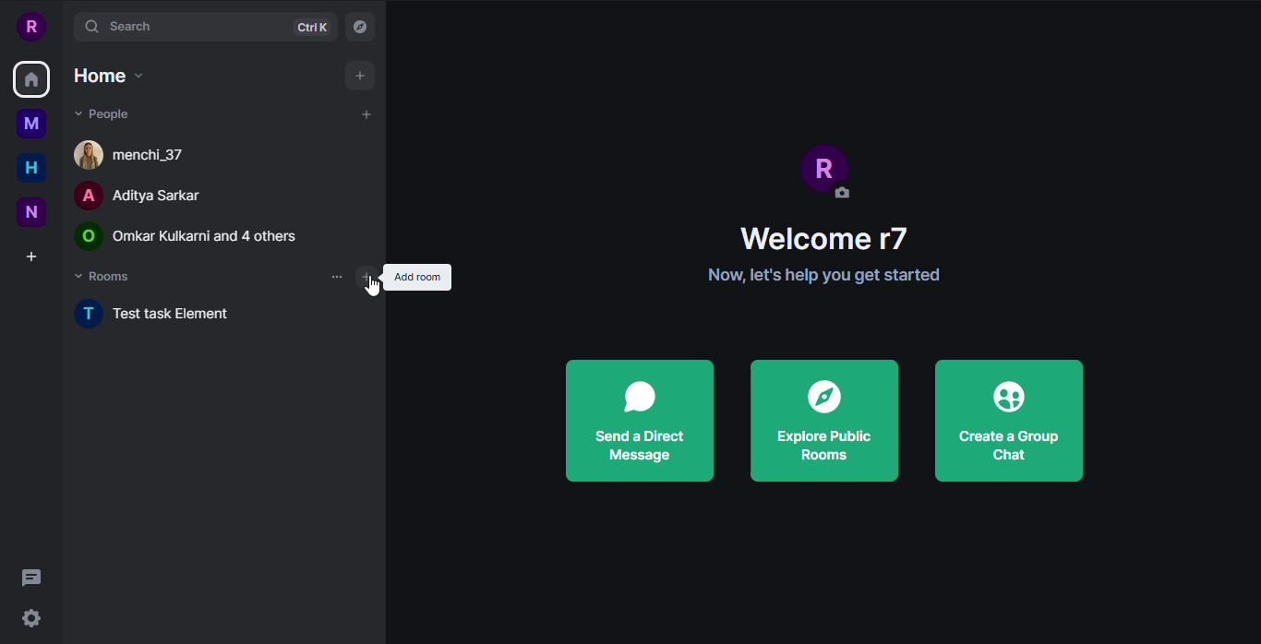  What do you see at coordinates (30, 81) in the screenshot?
I see `home` at bounding box center [30, 81].